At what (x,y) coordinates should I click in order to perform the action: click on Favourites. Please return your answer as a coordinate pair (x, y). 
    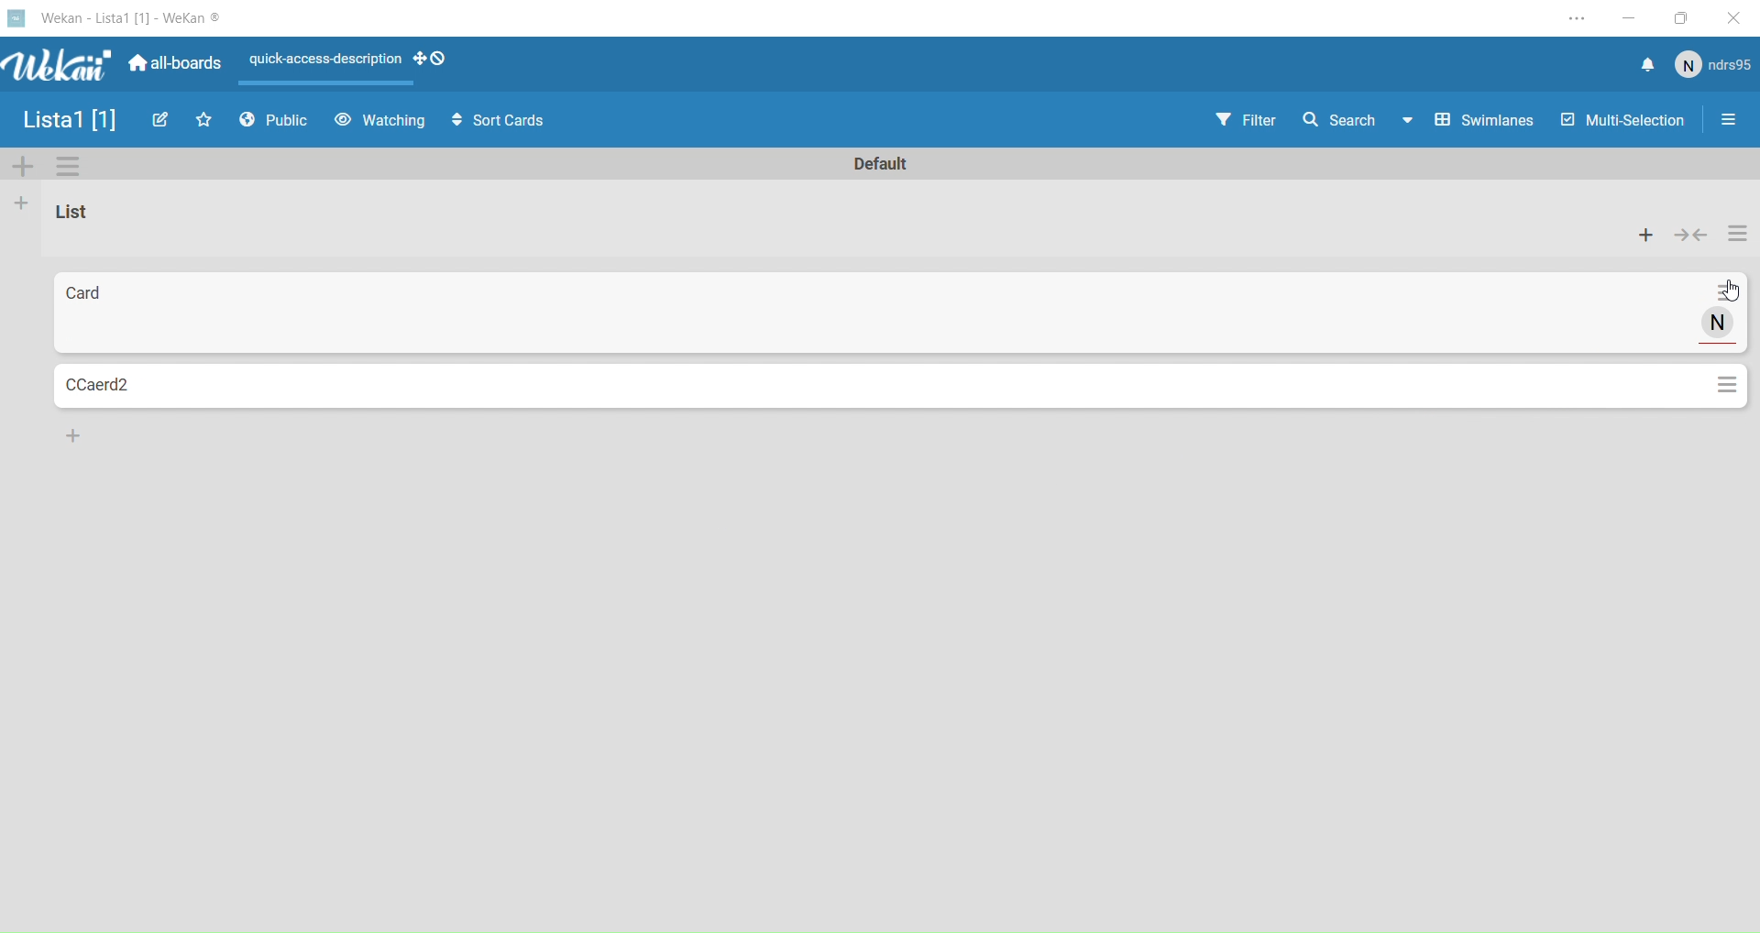
    Looking at the image, I should click on (205, 124).